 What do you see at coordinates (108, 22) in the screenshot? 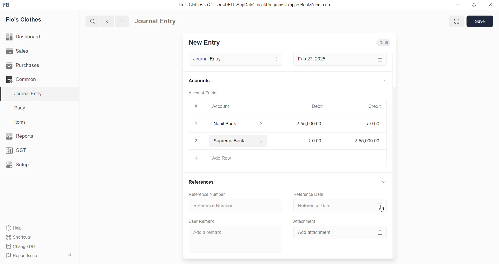
I see `navigate backward` at bounding box center [108, 22].